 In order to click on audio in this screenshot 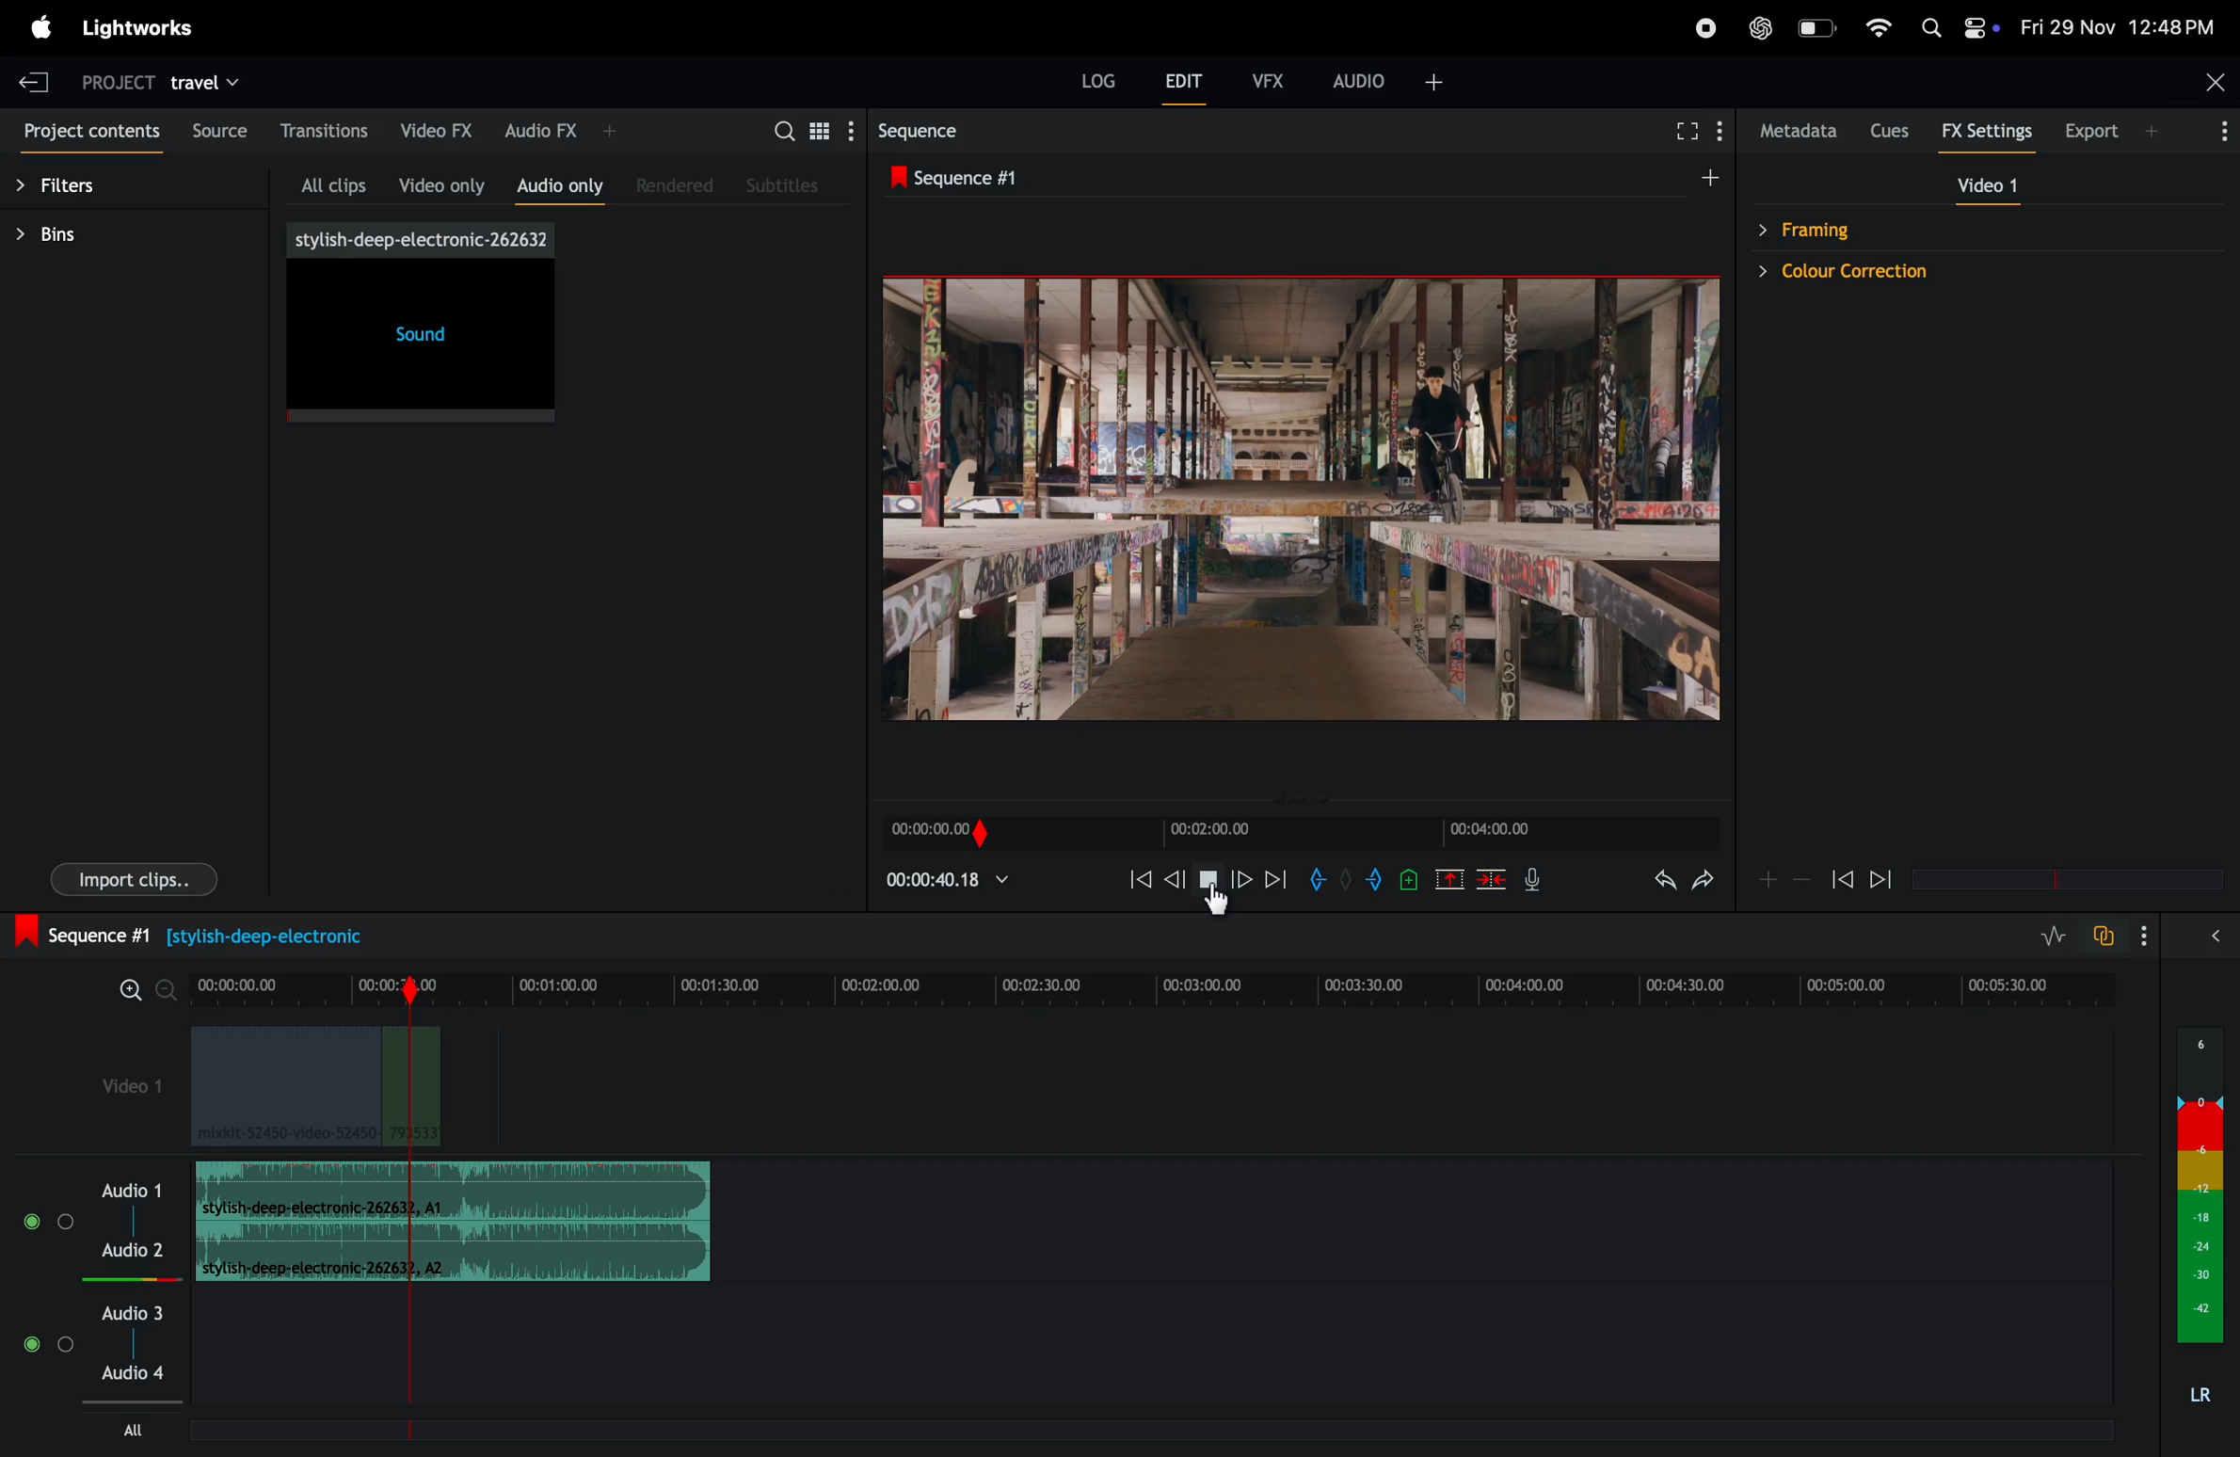, I will do `click(132, 1312)`.